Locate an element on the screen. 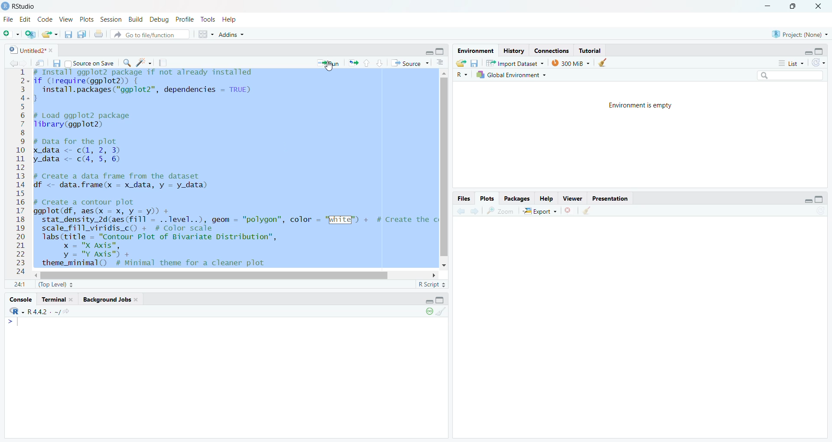   Export + is located at coordinates (540, 211).